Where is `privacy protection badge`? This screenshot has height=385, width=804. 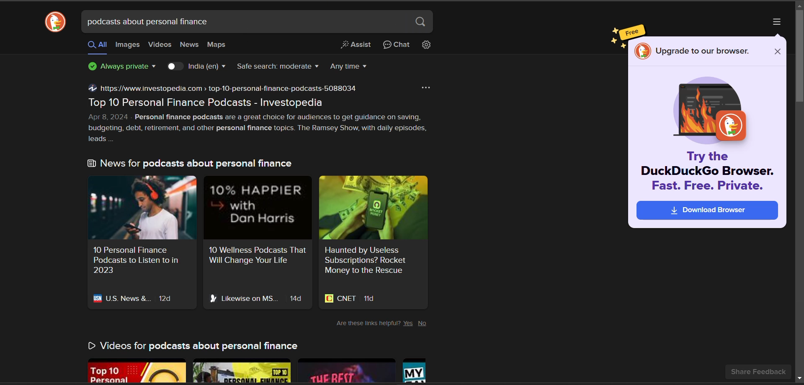 privacy protection badge is located at coordinates (124, 67).